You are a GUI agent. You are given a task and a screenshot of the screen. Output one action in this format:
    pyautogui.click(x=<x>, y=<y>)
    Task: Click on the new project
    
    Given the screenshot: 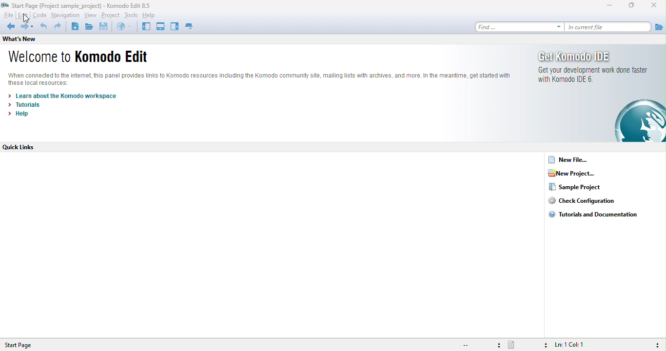 What is the action you would take?
    pyautogui.click(x=575, y=174)
    